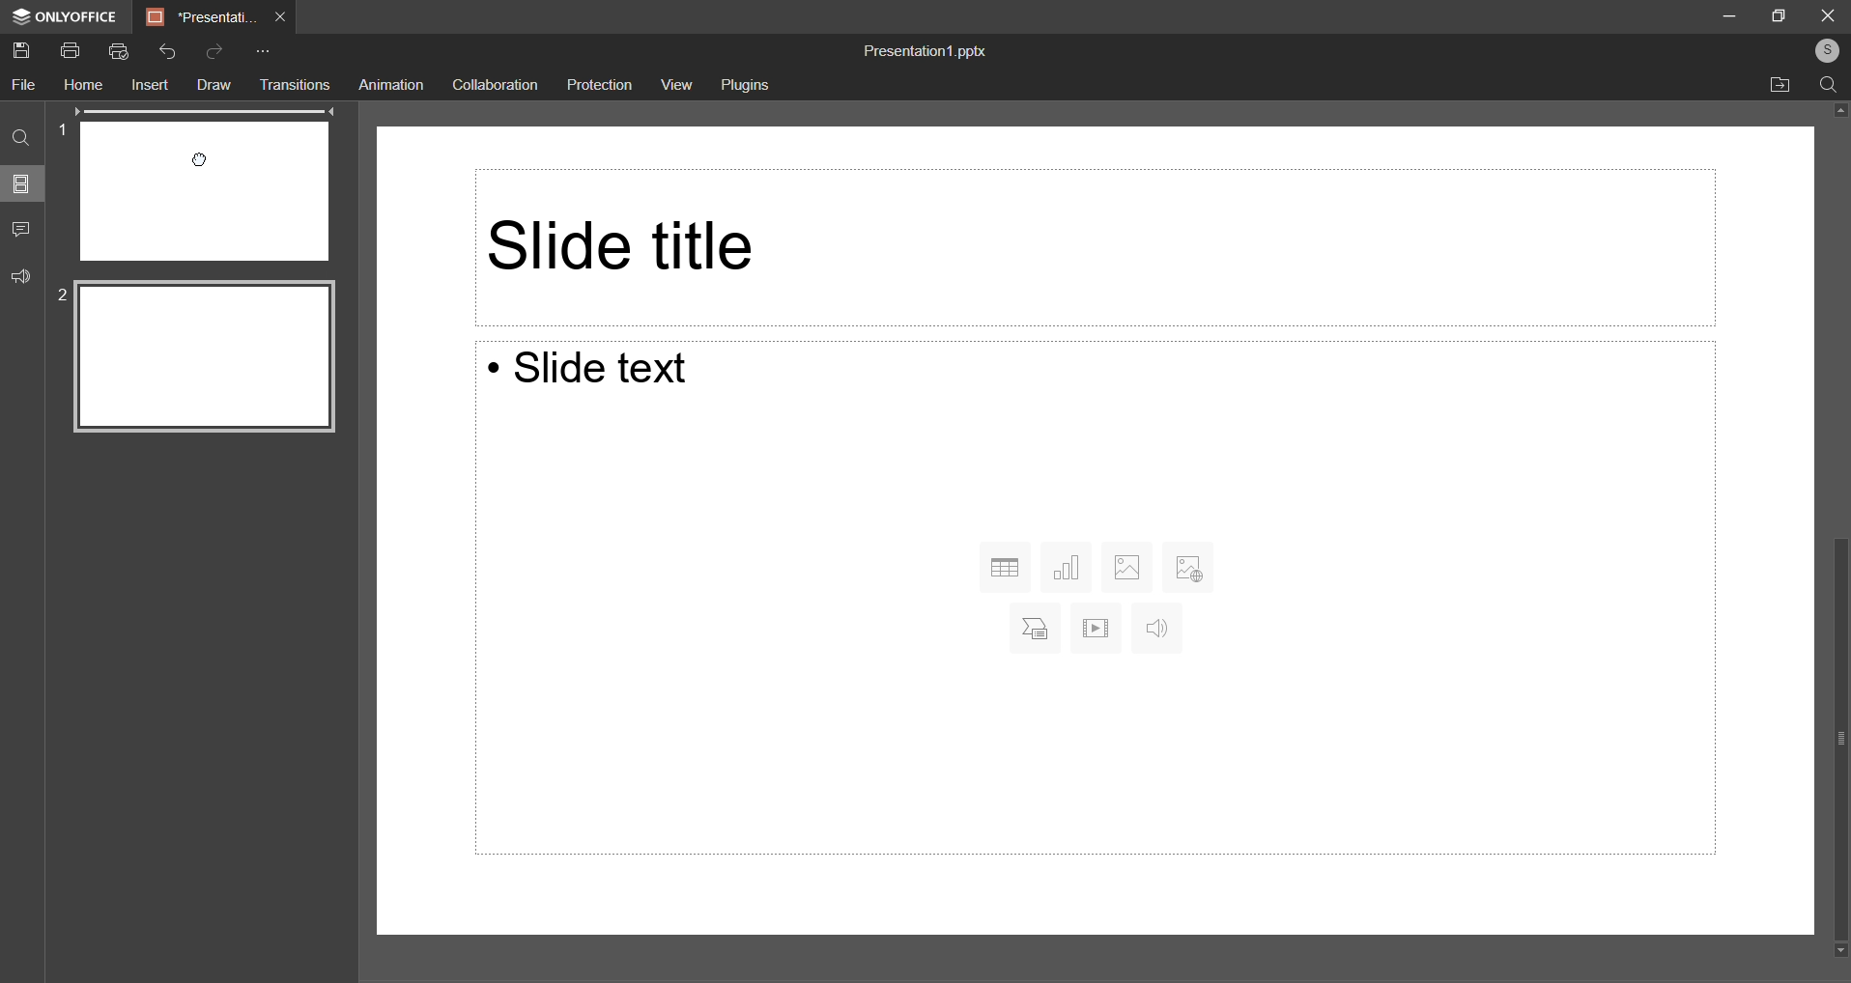  I want to click on Slides, so click(22, 187).